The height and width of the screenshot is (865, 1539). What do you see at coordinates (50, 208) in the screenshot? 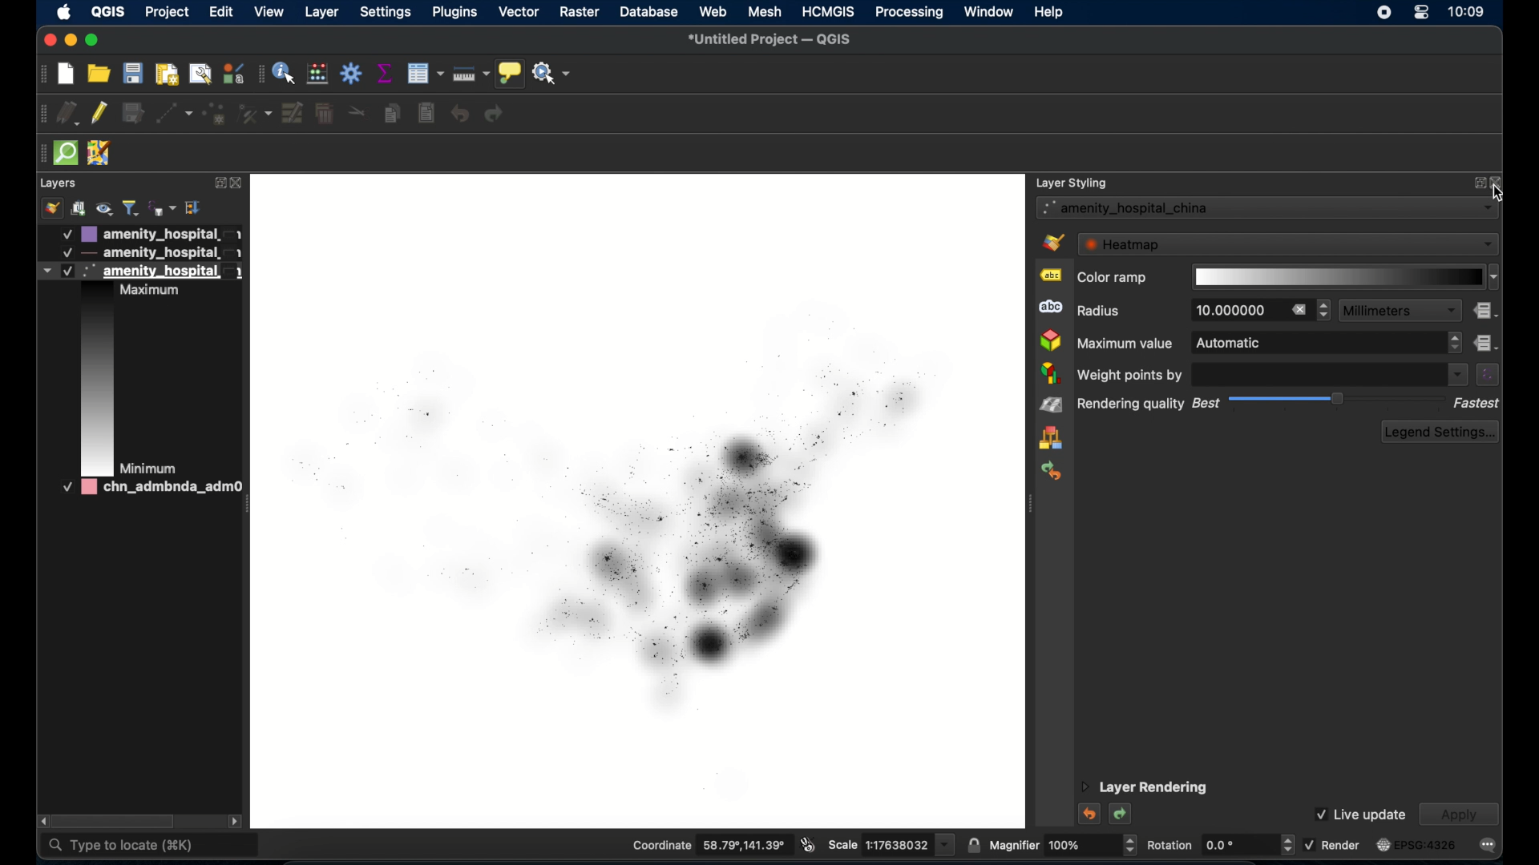
I see `style manager` at bounding box center [50, 208].